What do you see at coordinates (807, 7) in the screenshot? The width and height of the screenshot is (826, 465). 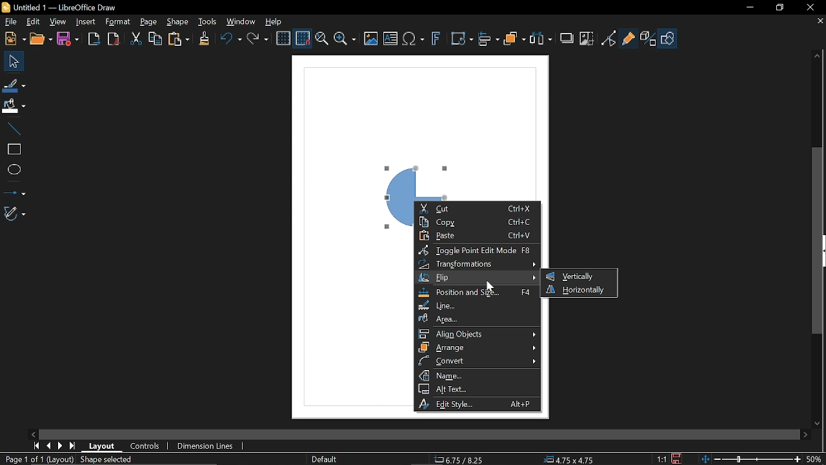 I see `Close` at bounding box center [807, 7].